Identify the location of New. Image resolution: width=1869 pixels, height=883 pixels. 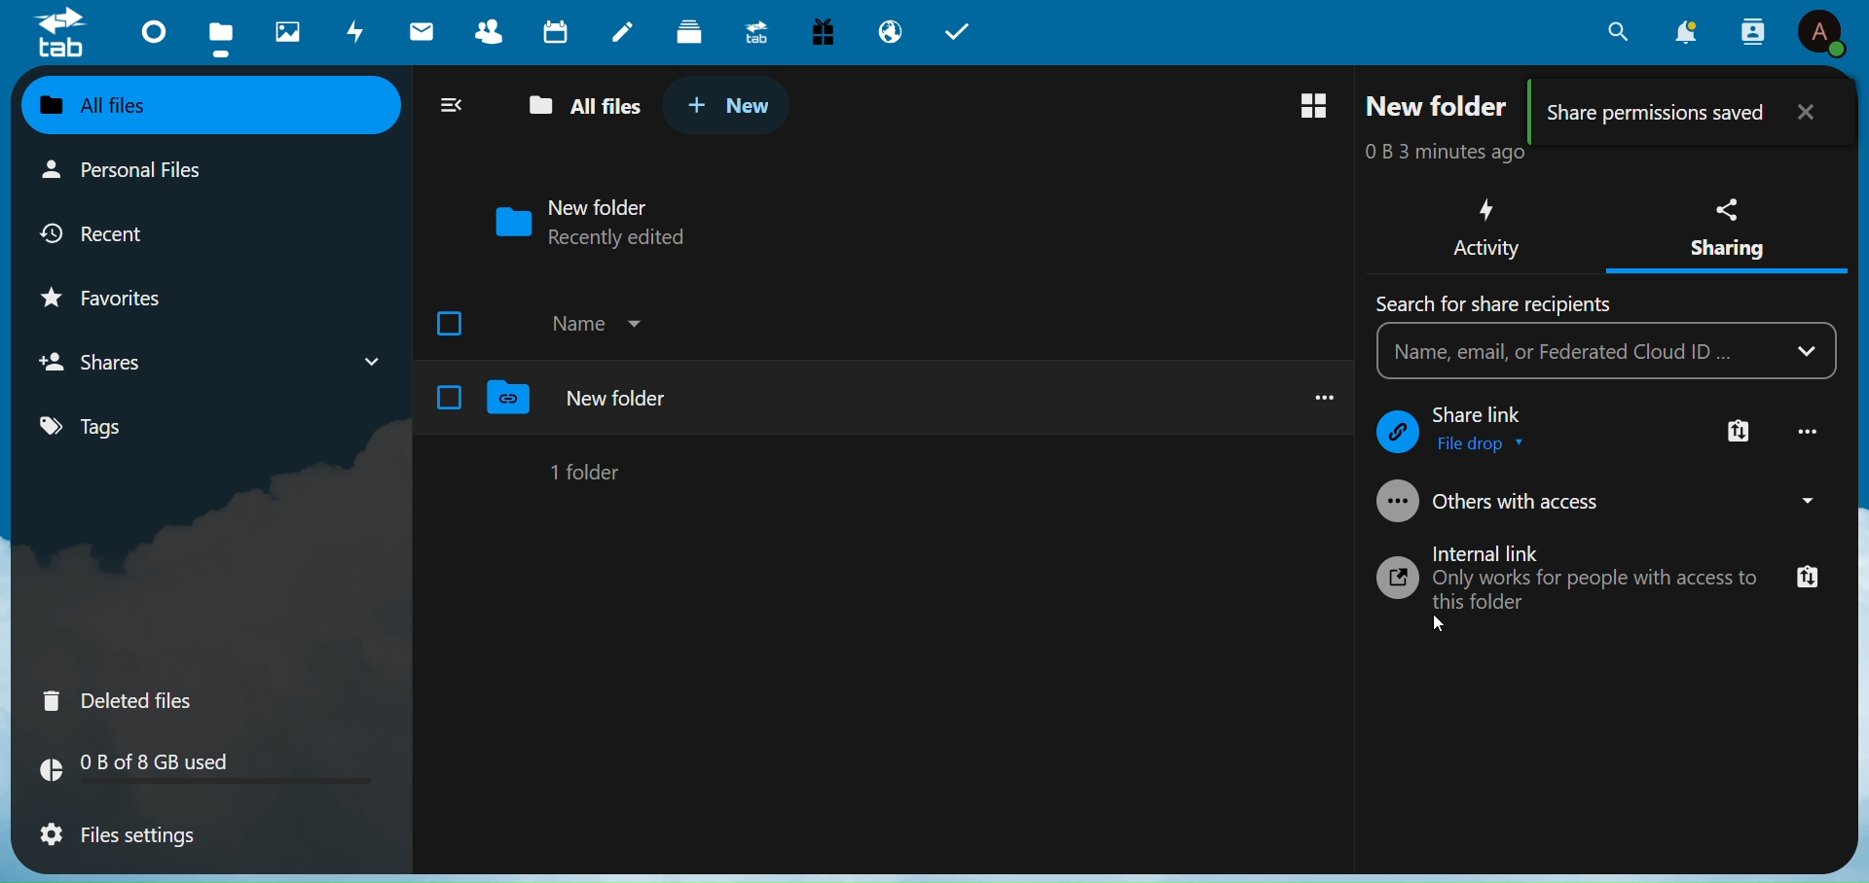
(730, 103).